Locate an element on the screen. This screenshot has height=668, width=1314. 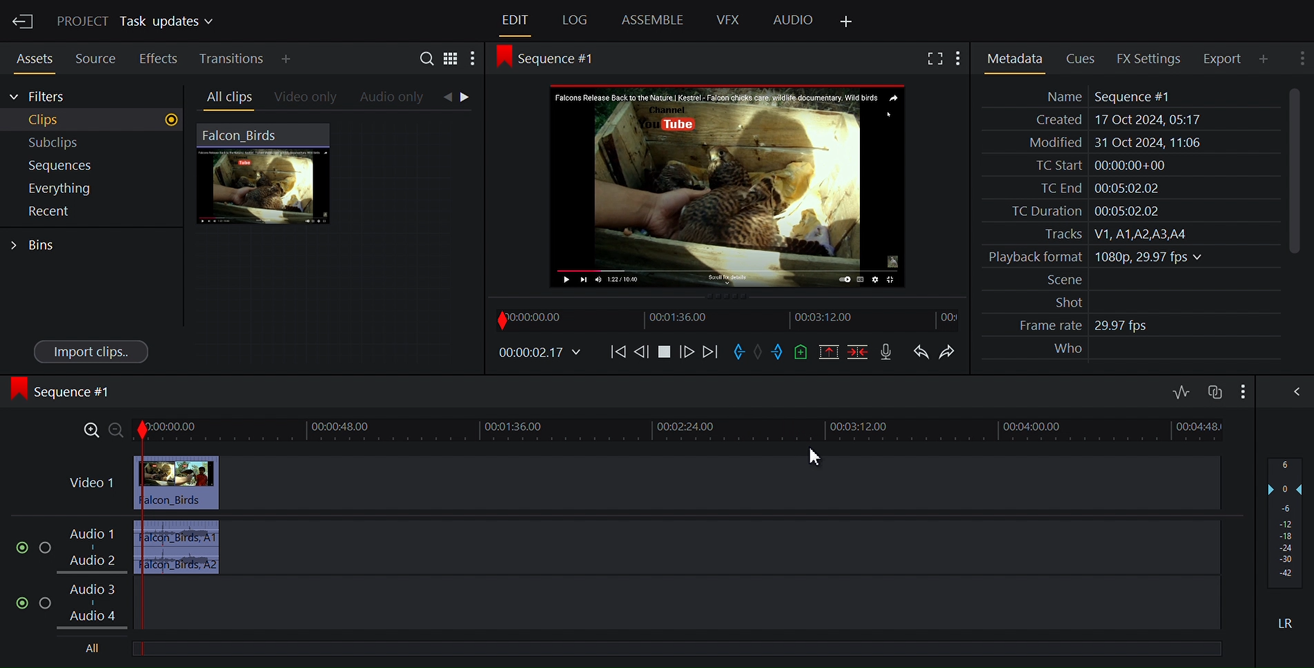
Export is located at coordinates (1221, 59).